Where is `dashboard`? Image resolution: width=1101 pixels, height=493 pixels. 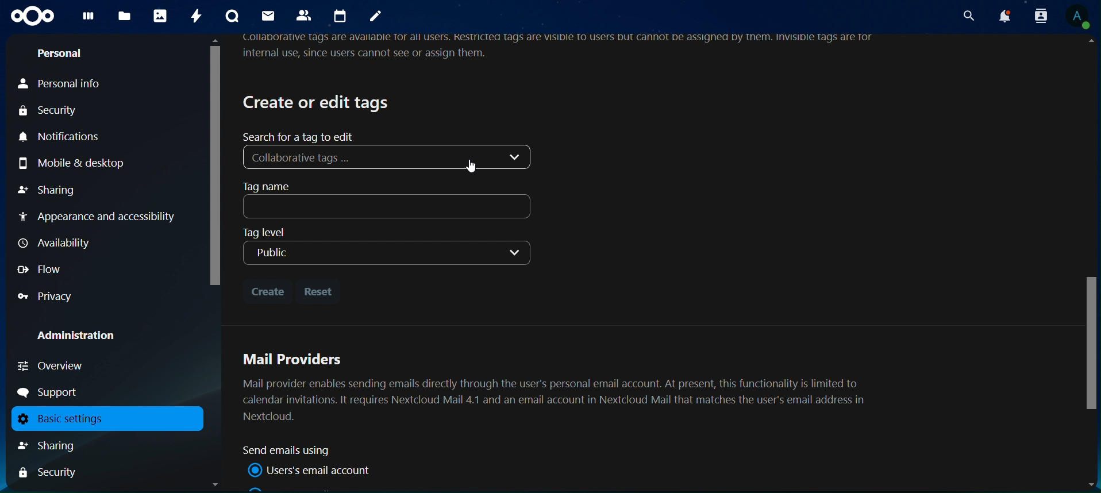 dashboard is located at coordinates (88, 19).